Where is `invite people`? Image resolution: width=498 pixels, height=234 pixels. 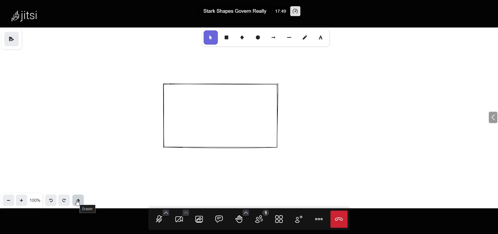
invite people is located at coordinates (299, 219).